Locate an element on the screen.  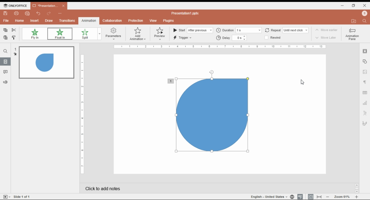
view is located at coordinates (153, 21).